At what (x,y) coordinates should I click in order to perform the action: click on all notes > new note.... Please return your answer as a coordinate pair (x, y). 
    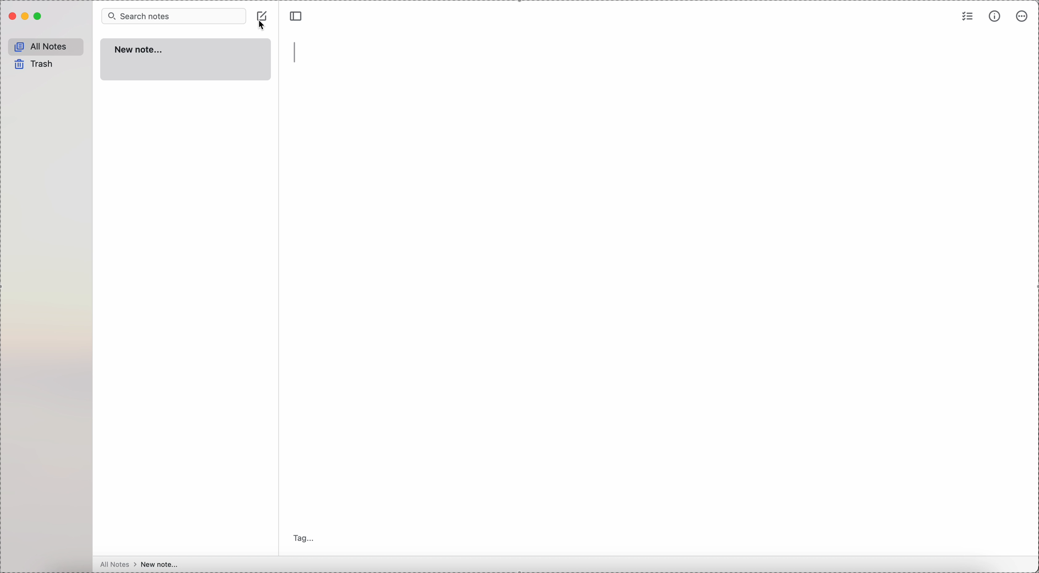
    Looking at the image, I should click on (140, 565).